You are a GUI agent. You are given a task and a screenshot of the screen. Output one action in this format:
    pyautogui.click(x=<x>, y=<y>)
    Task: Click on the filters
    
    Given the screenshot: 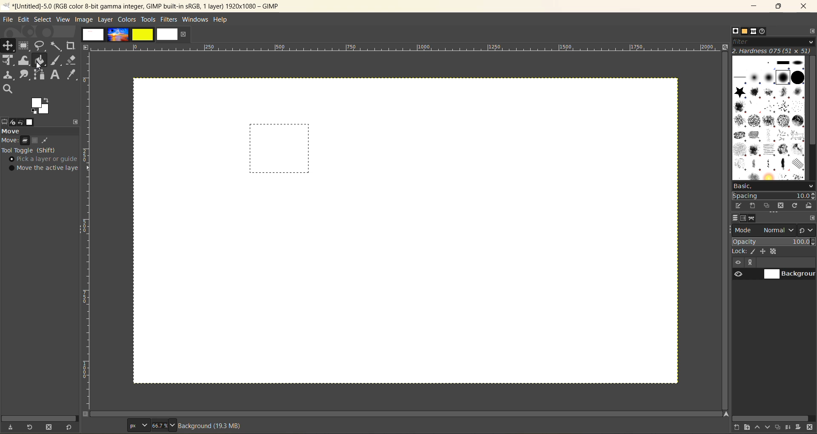 What is the action you would take?
    pyautogui.click(x=169, y=20)
    